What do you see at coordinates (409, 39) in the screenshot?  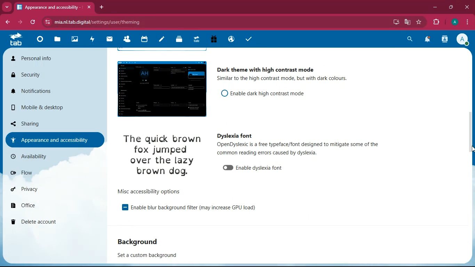 I see `search` at bounding box center [409, 39].